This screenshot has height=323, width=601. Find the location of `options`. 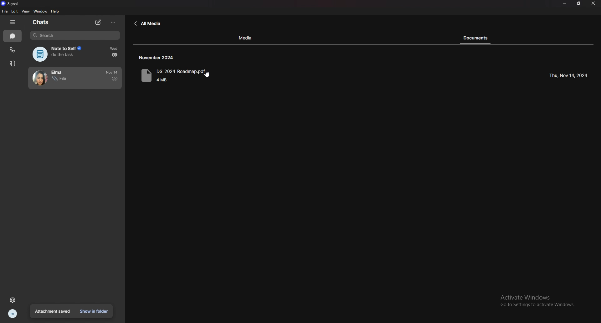

options is located at coordinates (114, 22).